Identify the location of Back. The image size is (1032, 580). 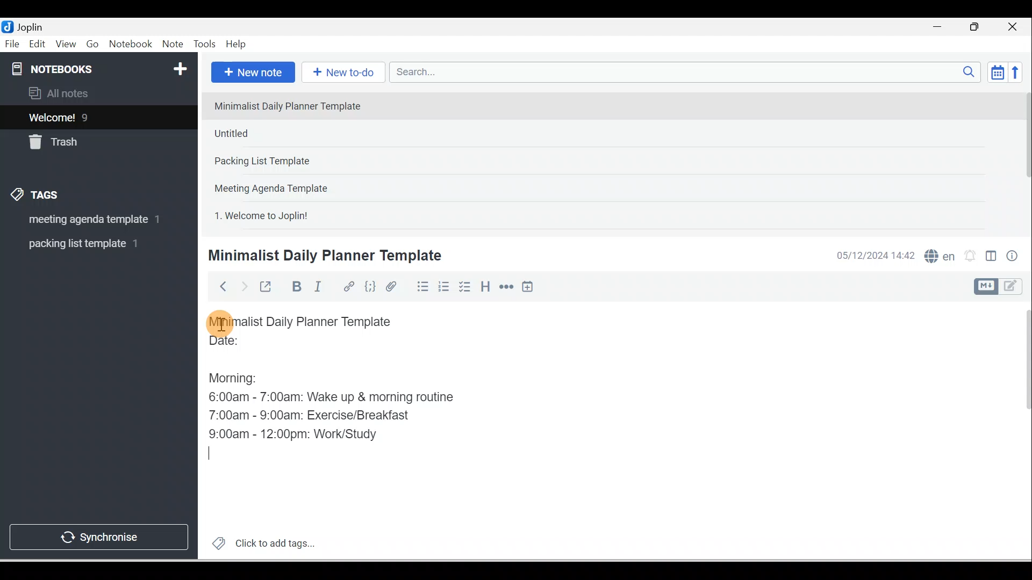
(218, 286).